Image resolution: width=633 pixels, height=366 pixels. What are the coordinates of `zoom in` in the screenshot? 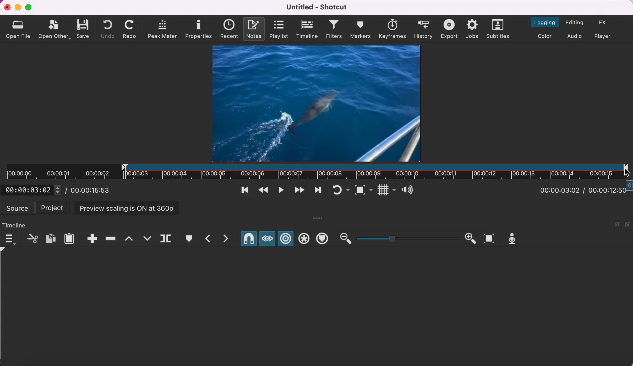 It's located at (472, 239).